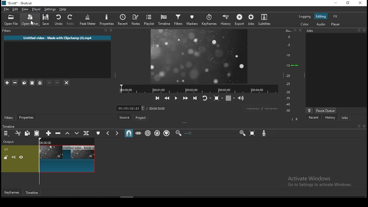  Describe the element at coordinates (179, 133) in the screenshot. I see `zoom timeline out` at that location.